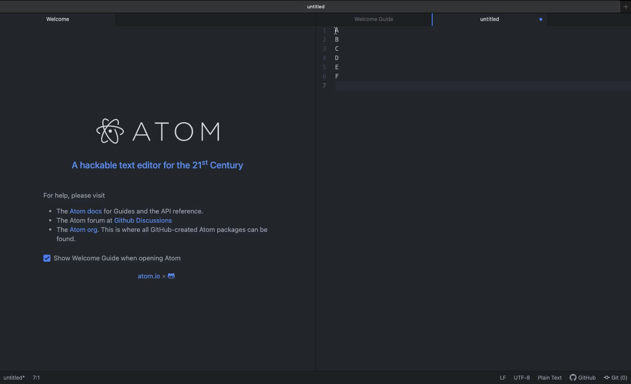  I want to click on d, so click(338, 58).